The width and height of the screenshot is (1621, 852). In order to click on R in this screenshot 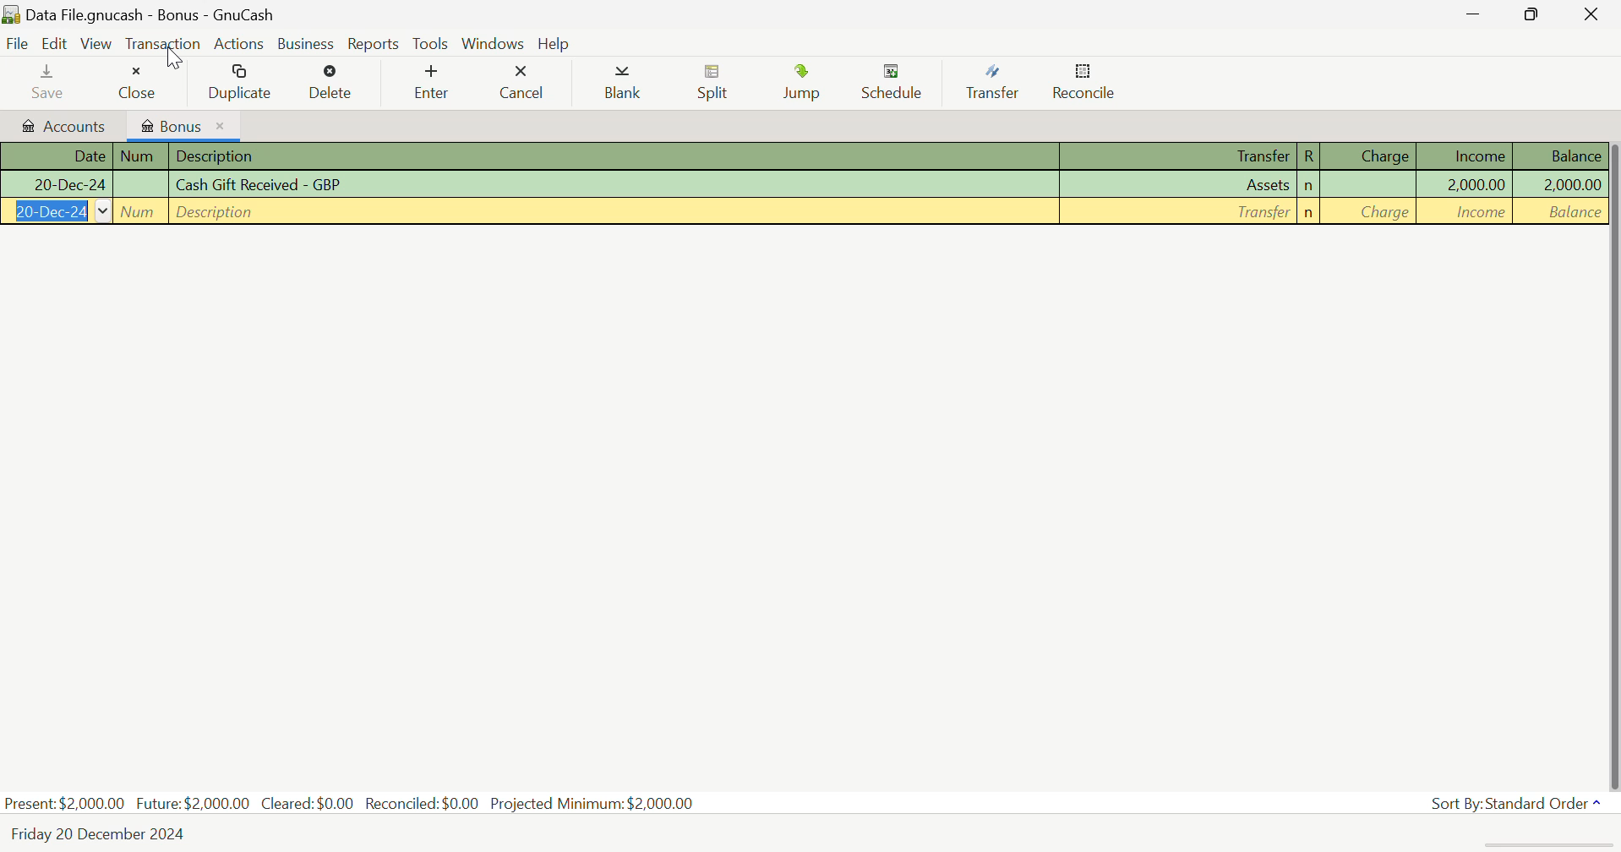, I will do `click(1308, 156)`.